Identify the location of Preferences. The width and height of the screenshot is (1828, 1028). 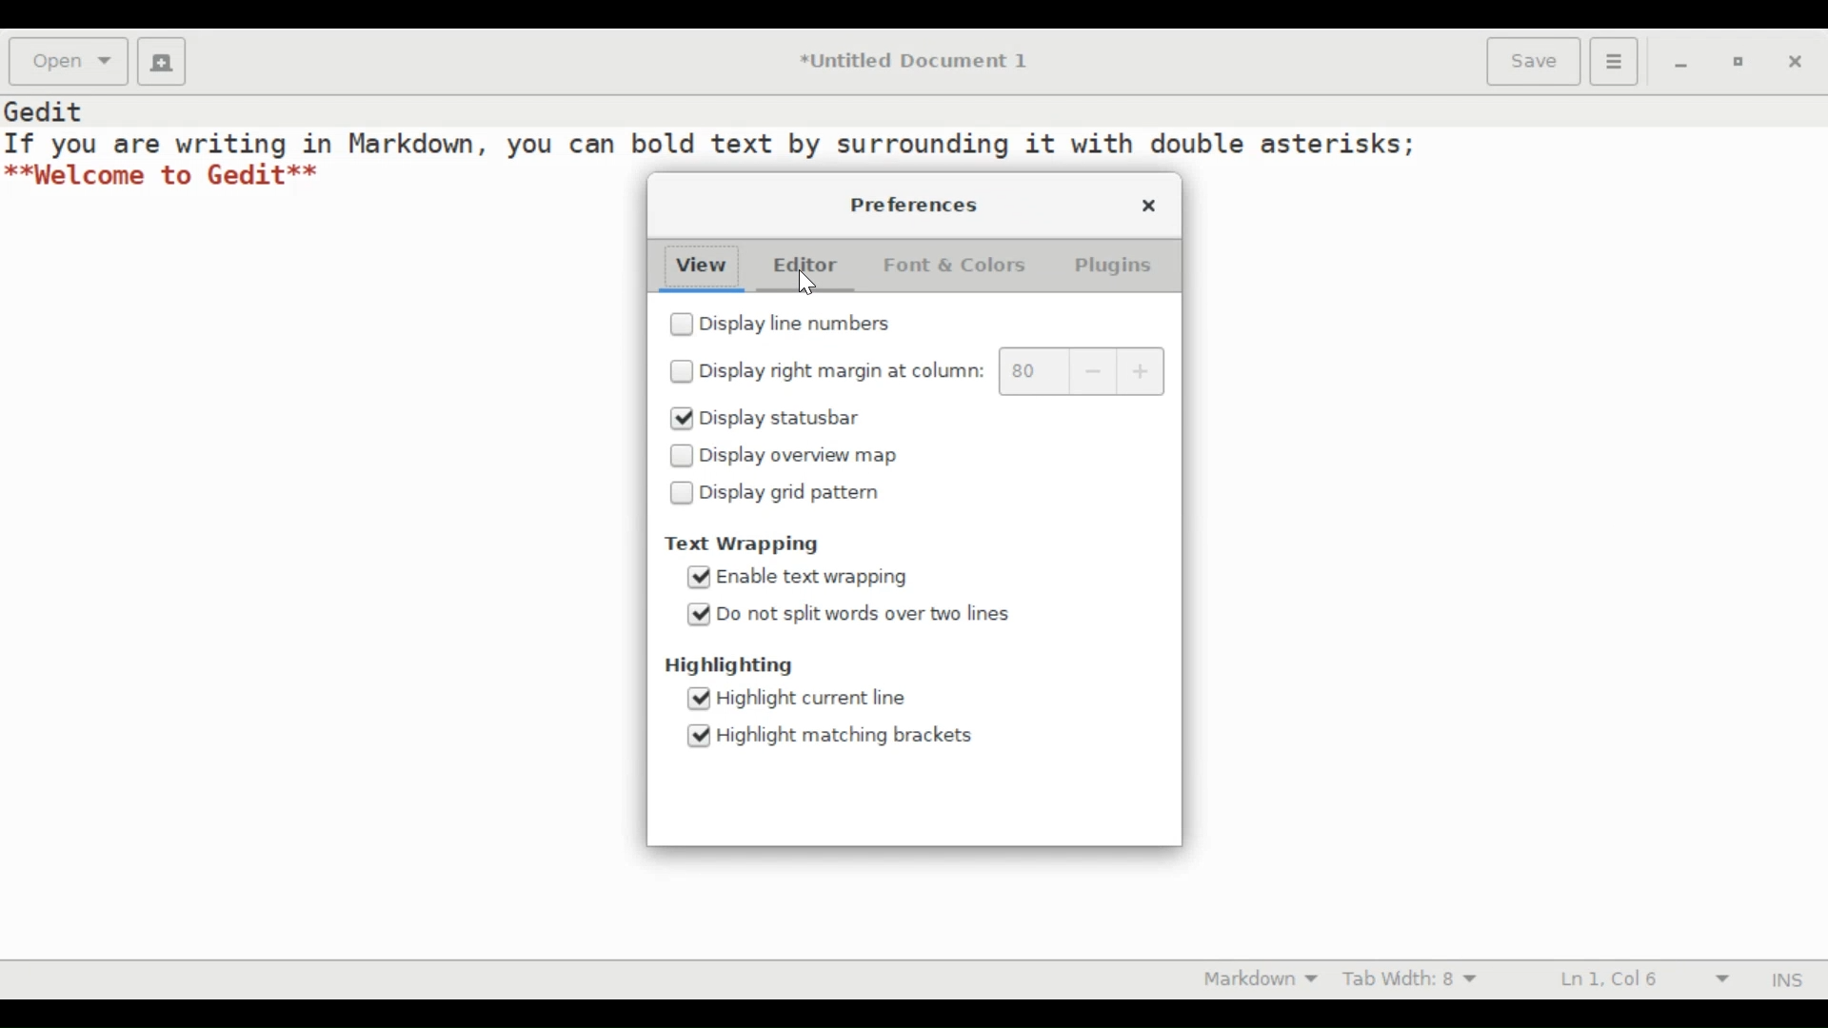
(916, 205).